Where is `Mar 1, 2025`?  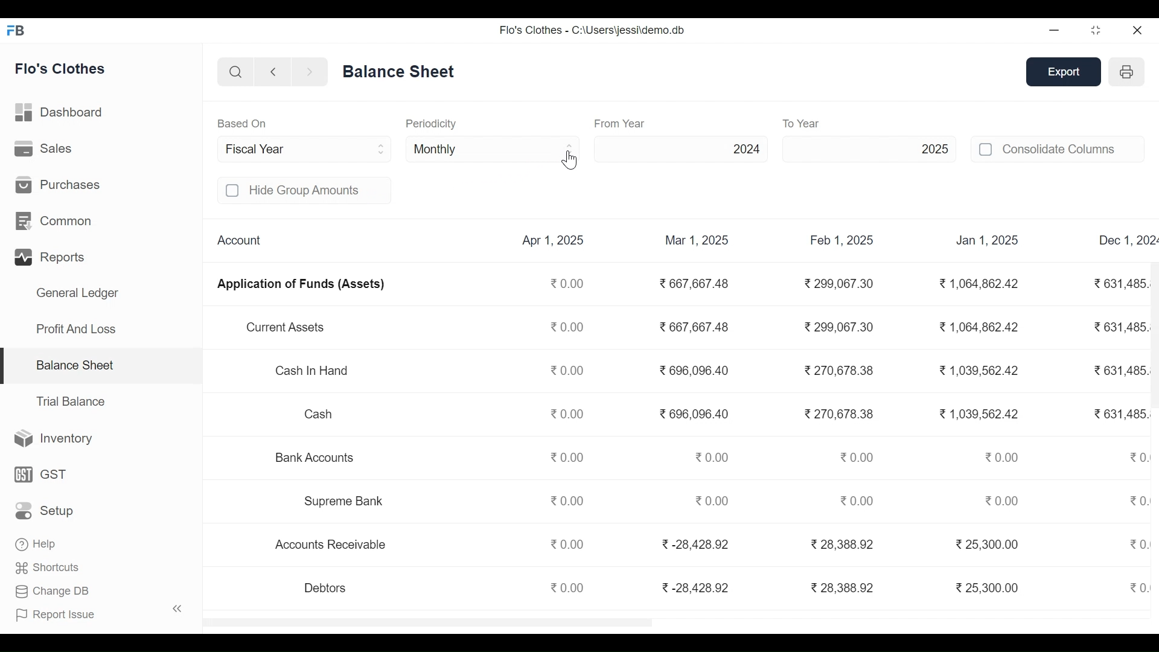 Mar 1, 2025 is located at coordinates (697, 240).